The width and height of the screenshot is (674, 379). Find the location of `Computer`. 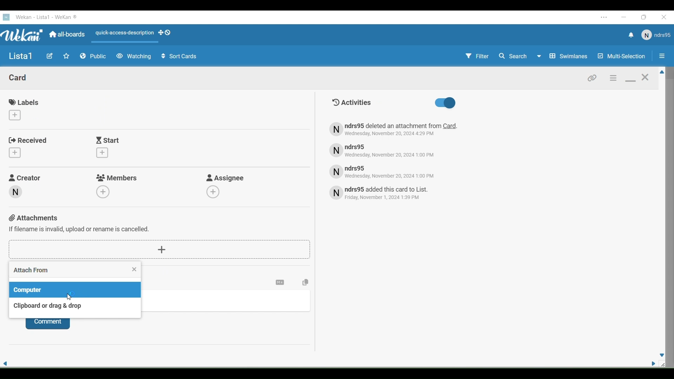

Computer is located at coordinates (76, 290).